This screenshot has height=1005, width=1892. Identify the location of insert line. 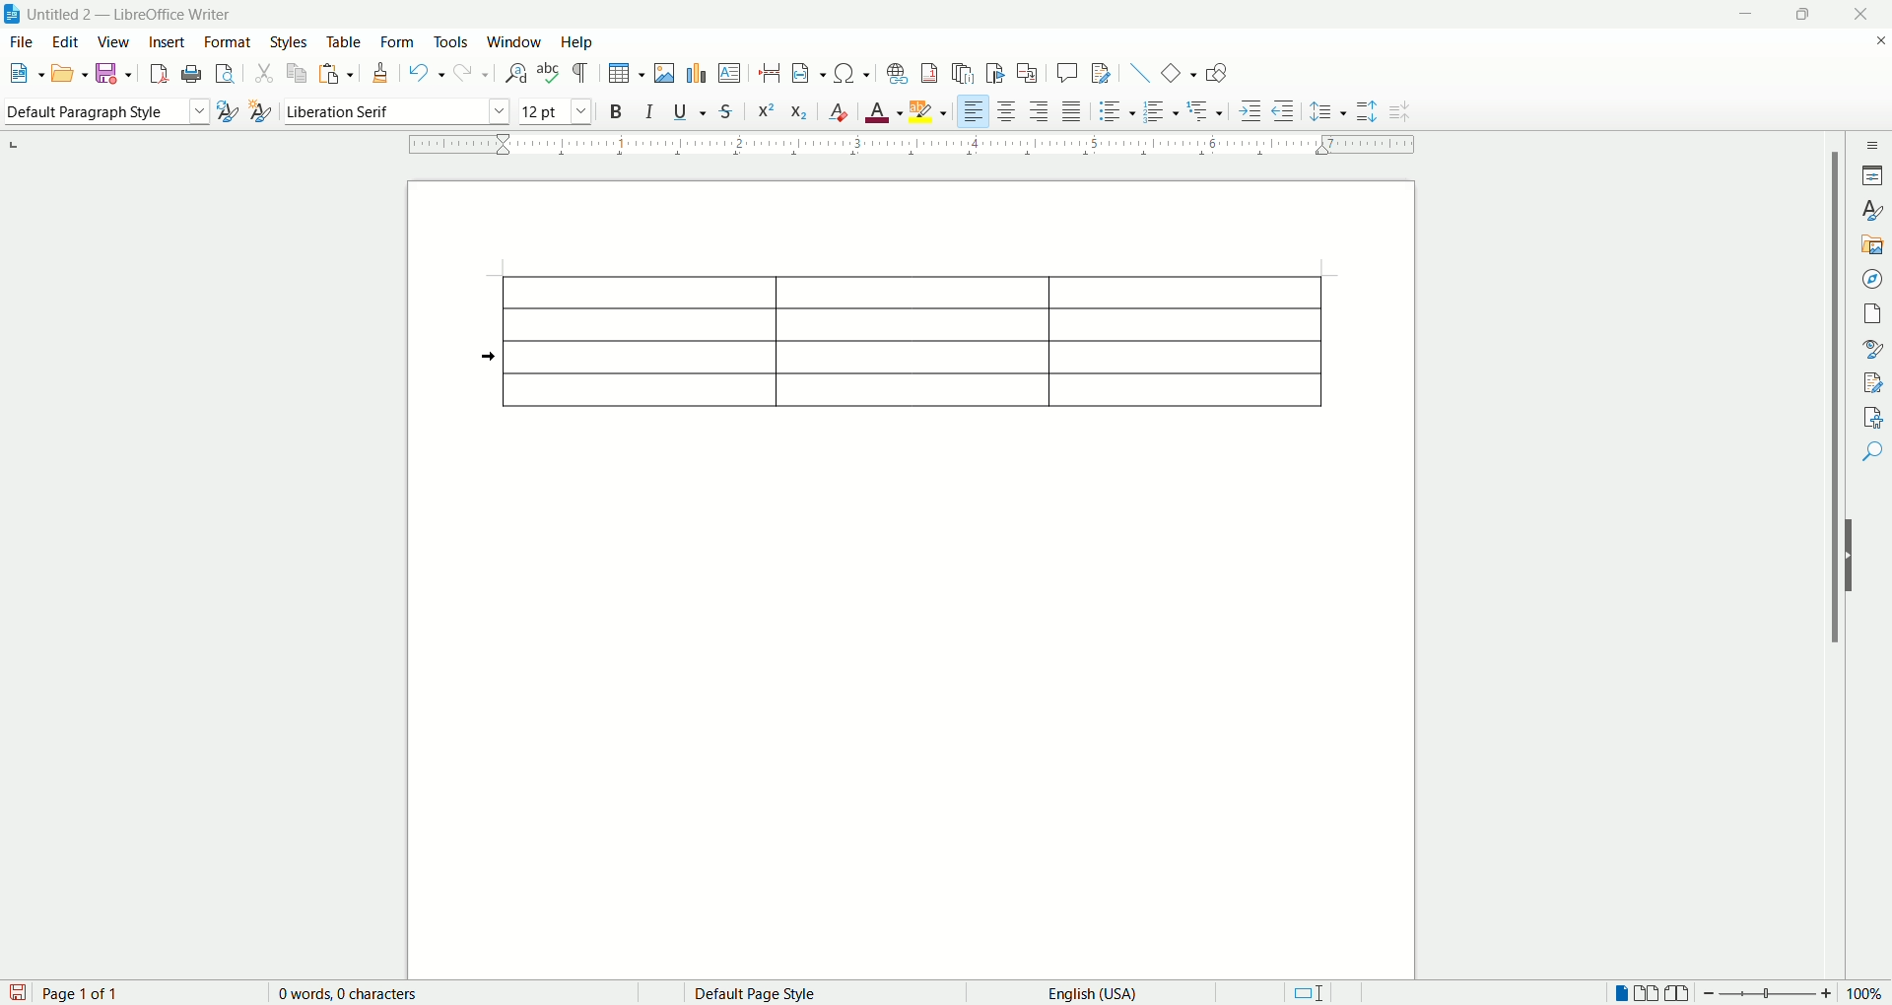
(1134, 73).